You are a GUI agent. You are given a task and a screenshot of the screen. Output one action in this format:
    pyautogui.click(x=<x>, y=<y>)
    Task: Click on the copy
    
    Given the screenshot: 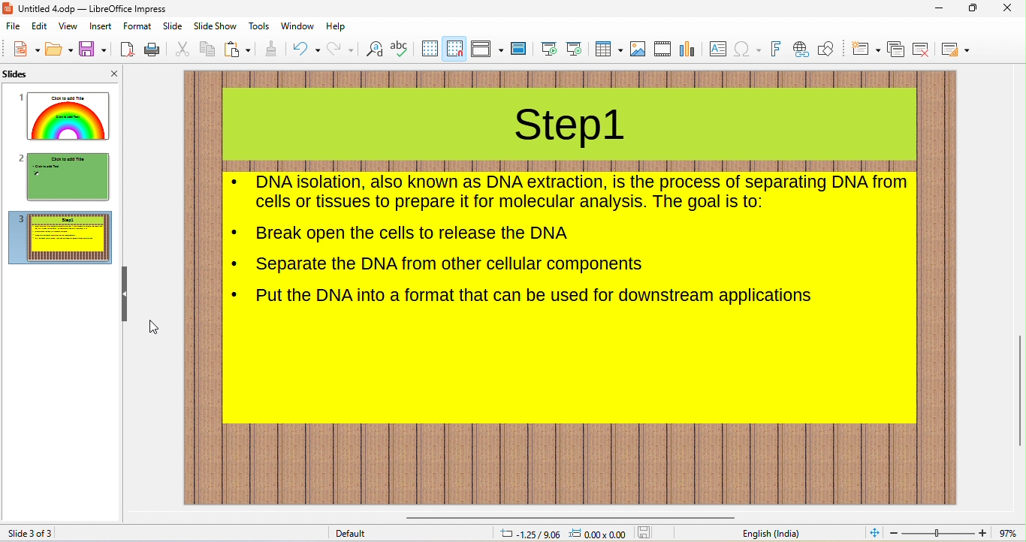 What is the action you would take?
    pyautogui.click(x=205, y=48)
    